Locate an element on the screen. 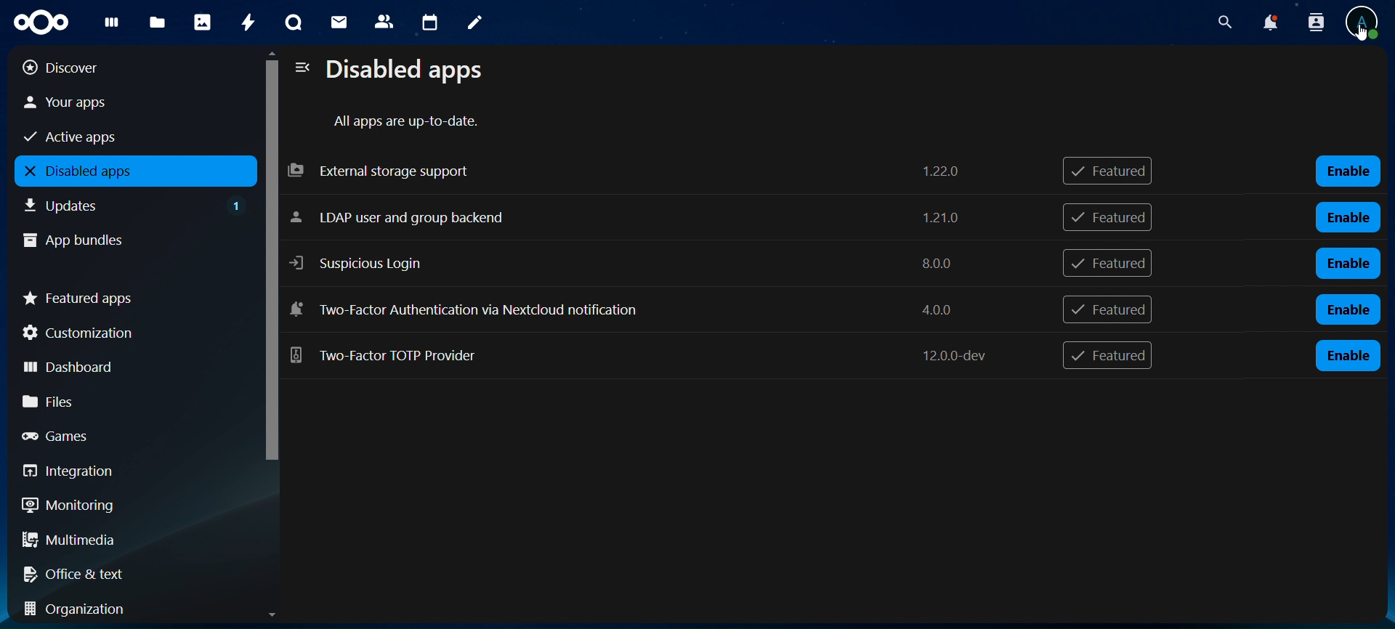  dashboard is located at coordinates (109, 25).